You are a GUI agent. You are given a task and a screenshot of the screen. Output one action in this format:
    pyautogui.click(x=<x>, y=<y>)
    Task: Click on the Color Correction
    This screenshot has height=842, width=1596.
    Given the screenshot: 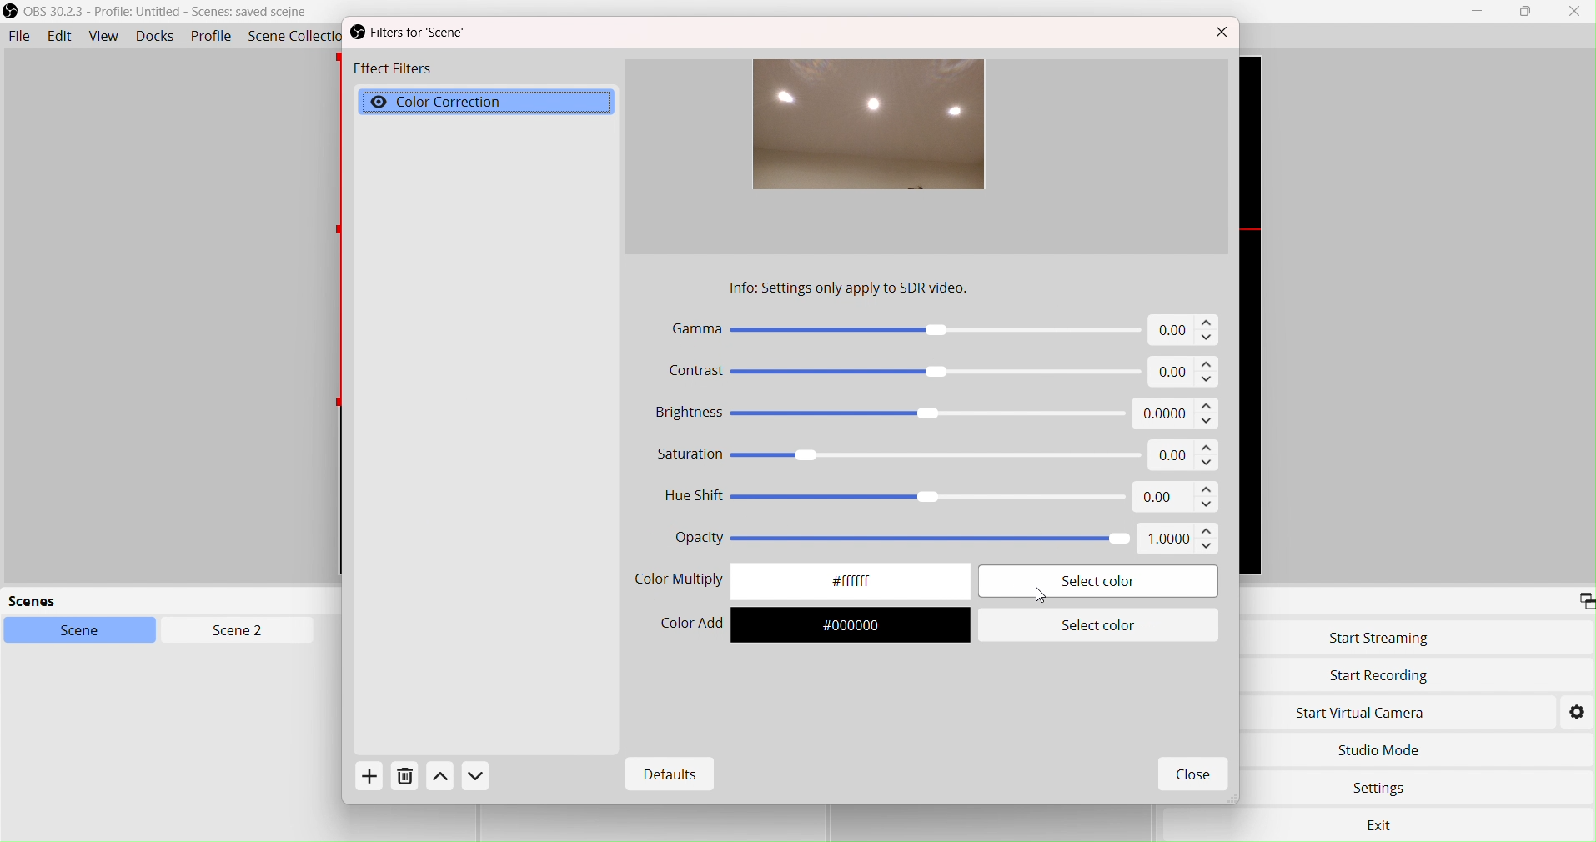 What is the action you would take?
    pyautogui.click(x=459, y=103)
    